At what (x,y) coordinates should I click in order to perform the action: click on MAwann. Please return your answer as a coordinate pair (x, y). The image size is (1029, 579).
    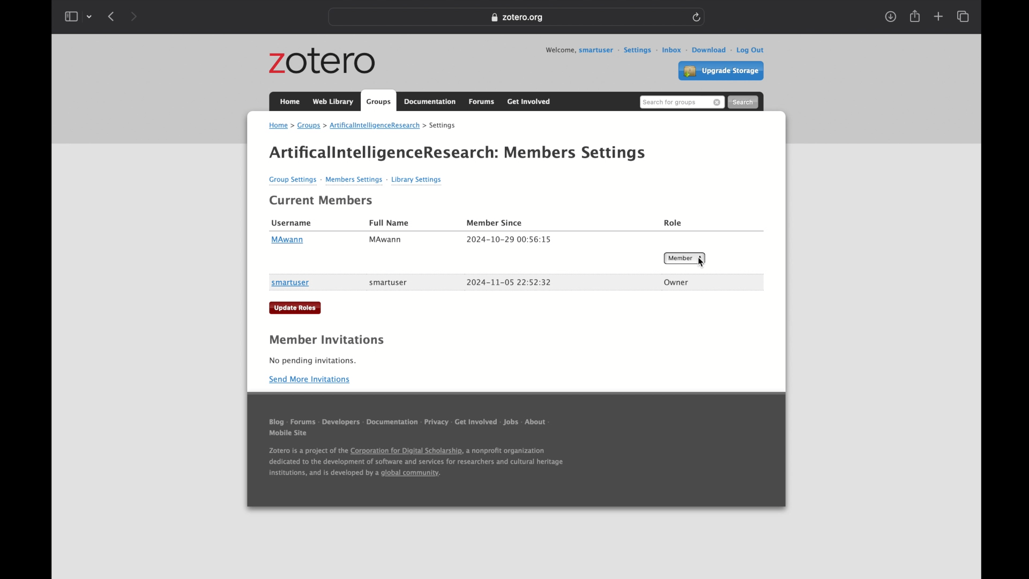
    Looking at the image, I should click on (386, 240).